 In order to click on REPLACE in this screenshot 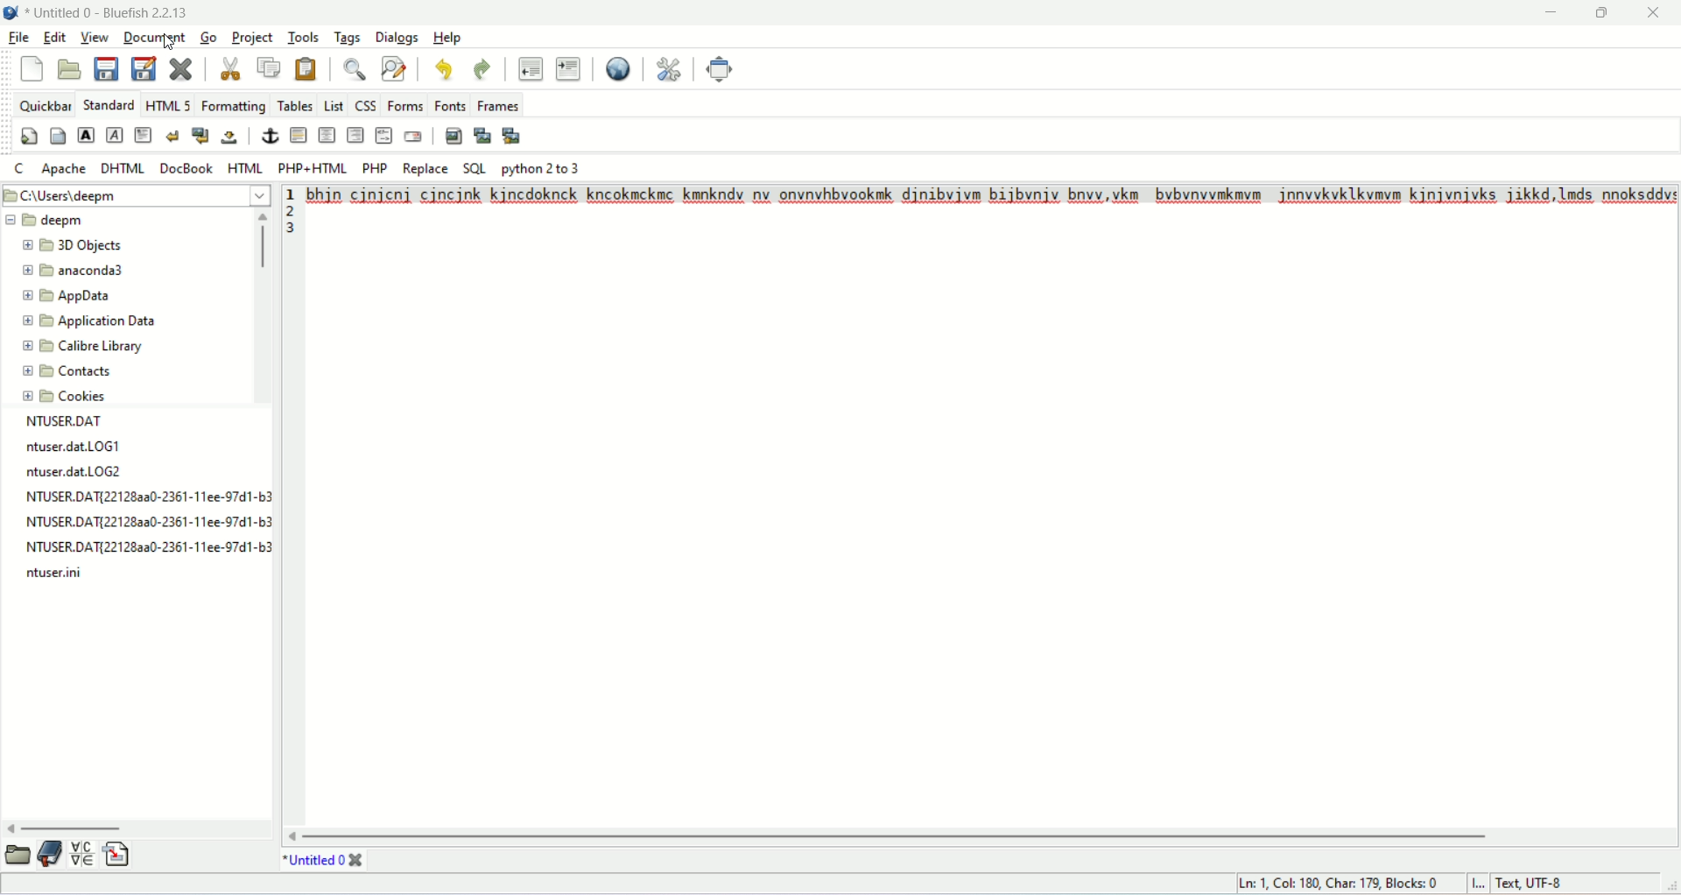, I will do `click(426, 168)`.